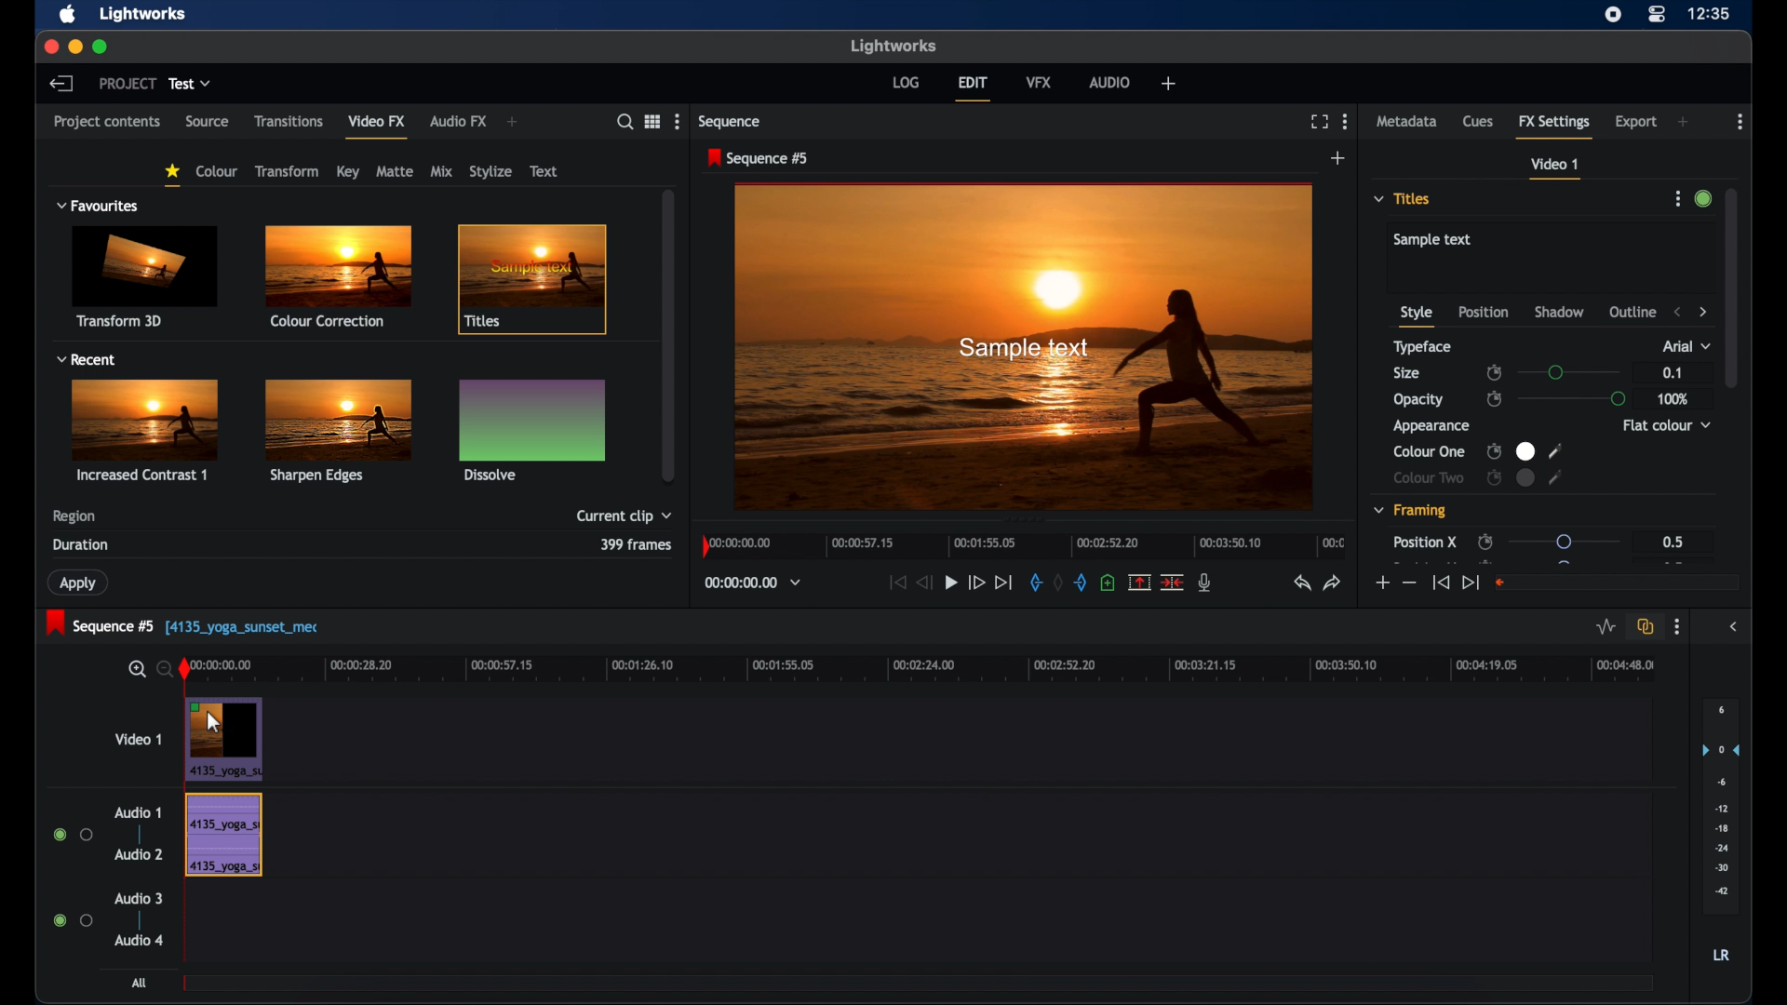 The height and width of the screenshot is (1005, 1787). What do you see at coordinates (1206, 583) in the screenshot?
I see `mic` at bounding box center [1206, 583].